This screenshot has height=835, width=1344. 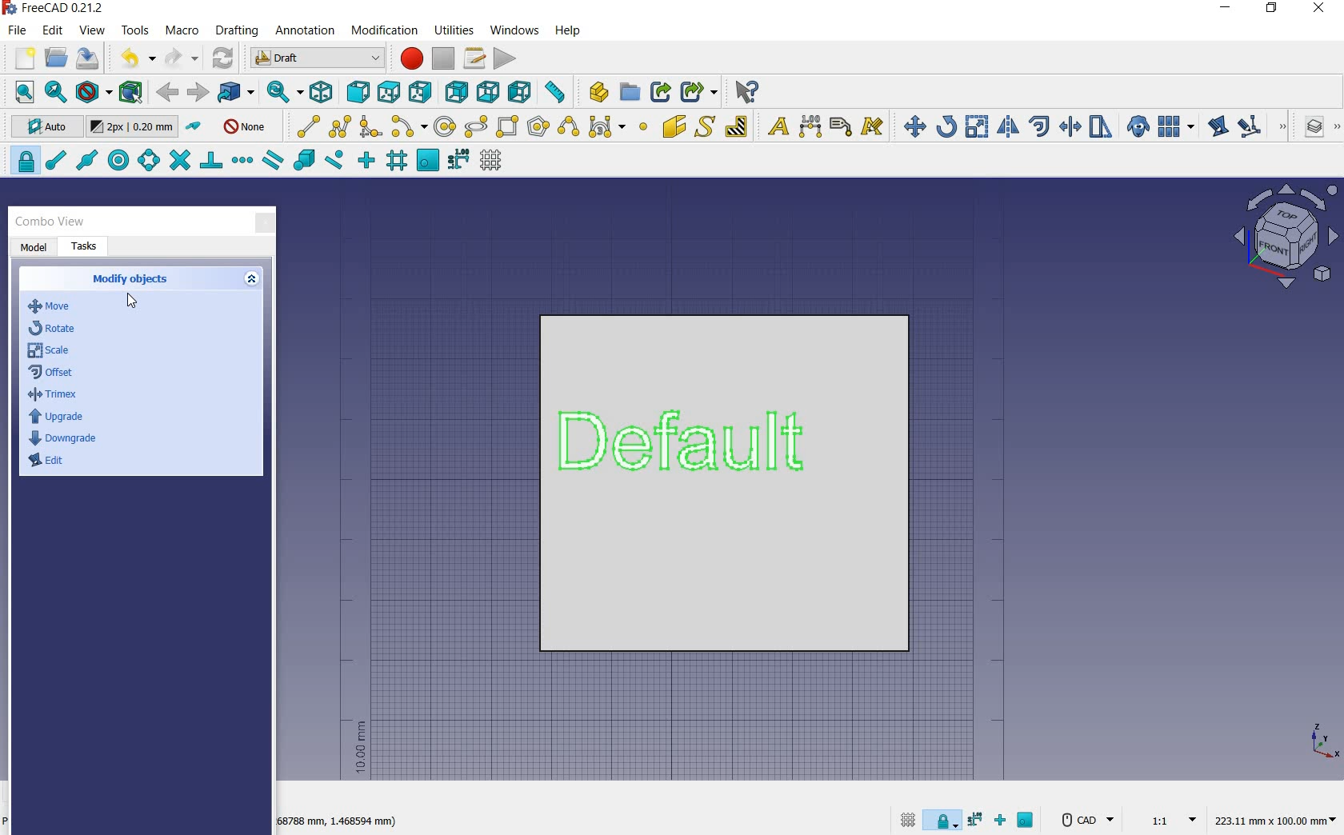 What do you see at coordinates (1279, 821) in the screenshot?
I see `dimension` at bounding box center [1279, 821].